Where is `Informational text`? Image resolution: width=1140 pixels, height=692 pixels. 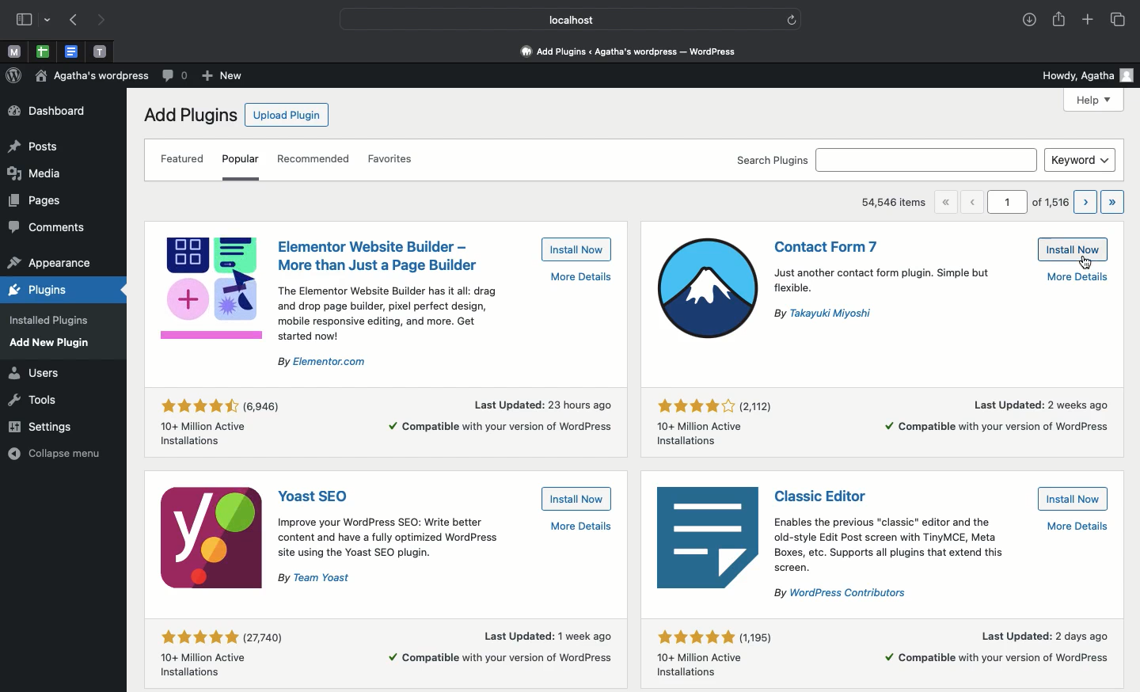
Informational text is located at coordinates (386, 325).